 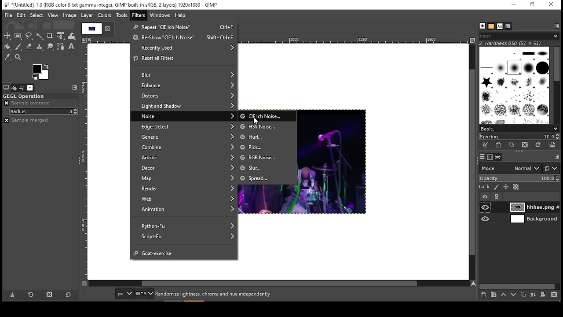 I want to click on help, so click(x=181, y=15).